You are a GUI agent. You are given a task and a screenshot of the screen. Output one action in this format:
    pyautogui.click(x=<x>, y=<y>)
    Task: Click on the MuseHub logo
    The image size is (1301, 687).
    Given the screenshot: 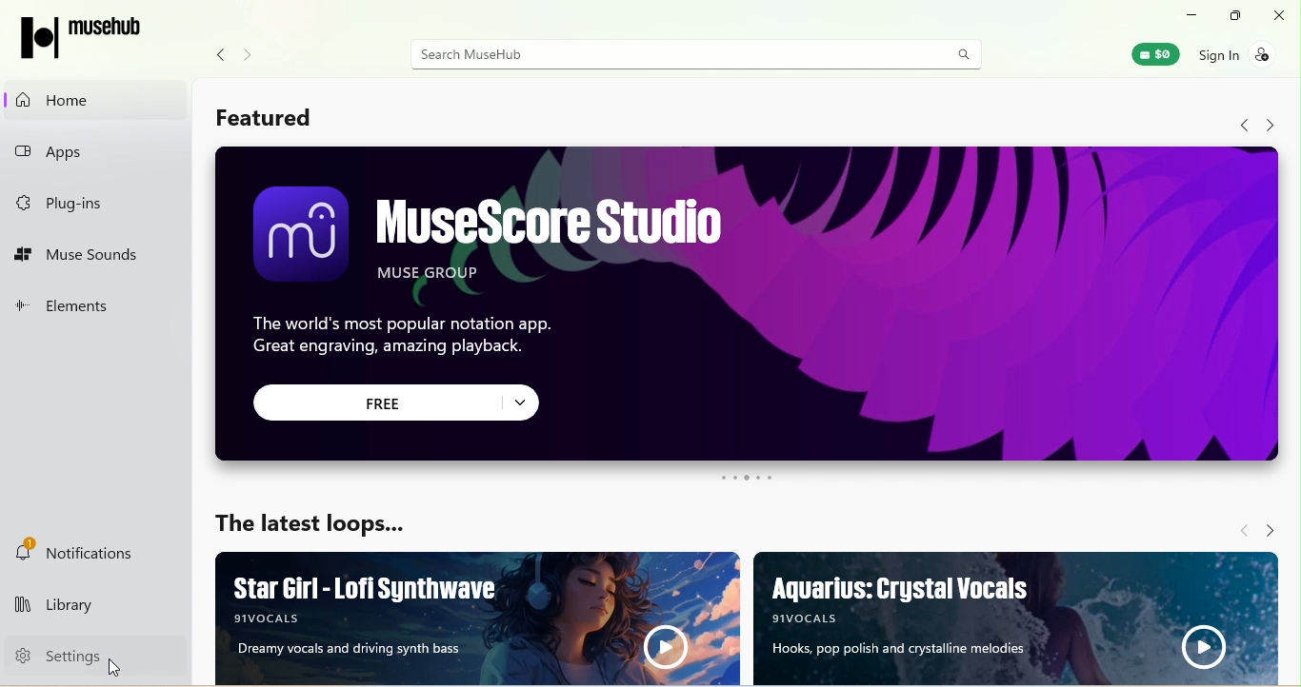 What is the action you would take?
    pyautogui.click(x=92, y=39)
    